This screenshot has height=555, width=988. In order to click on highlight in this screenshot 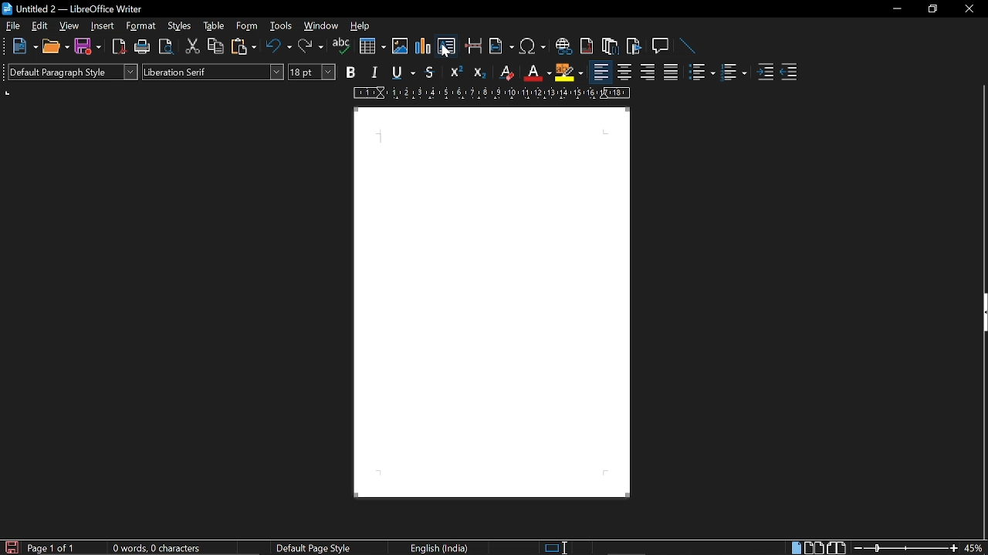, I will do `click(569, 72)`.